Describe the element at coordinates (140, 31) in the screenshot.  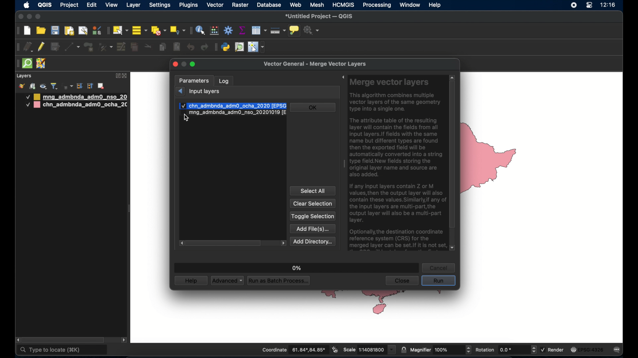
I see `select all features` at that location.